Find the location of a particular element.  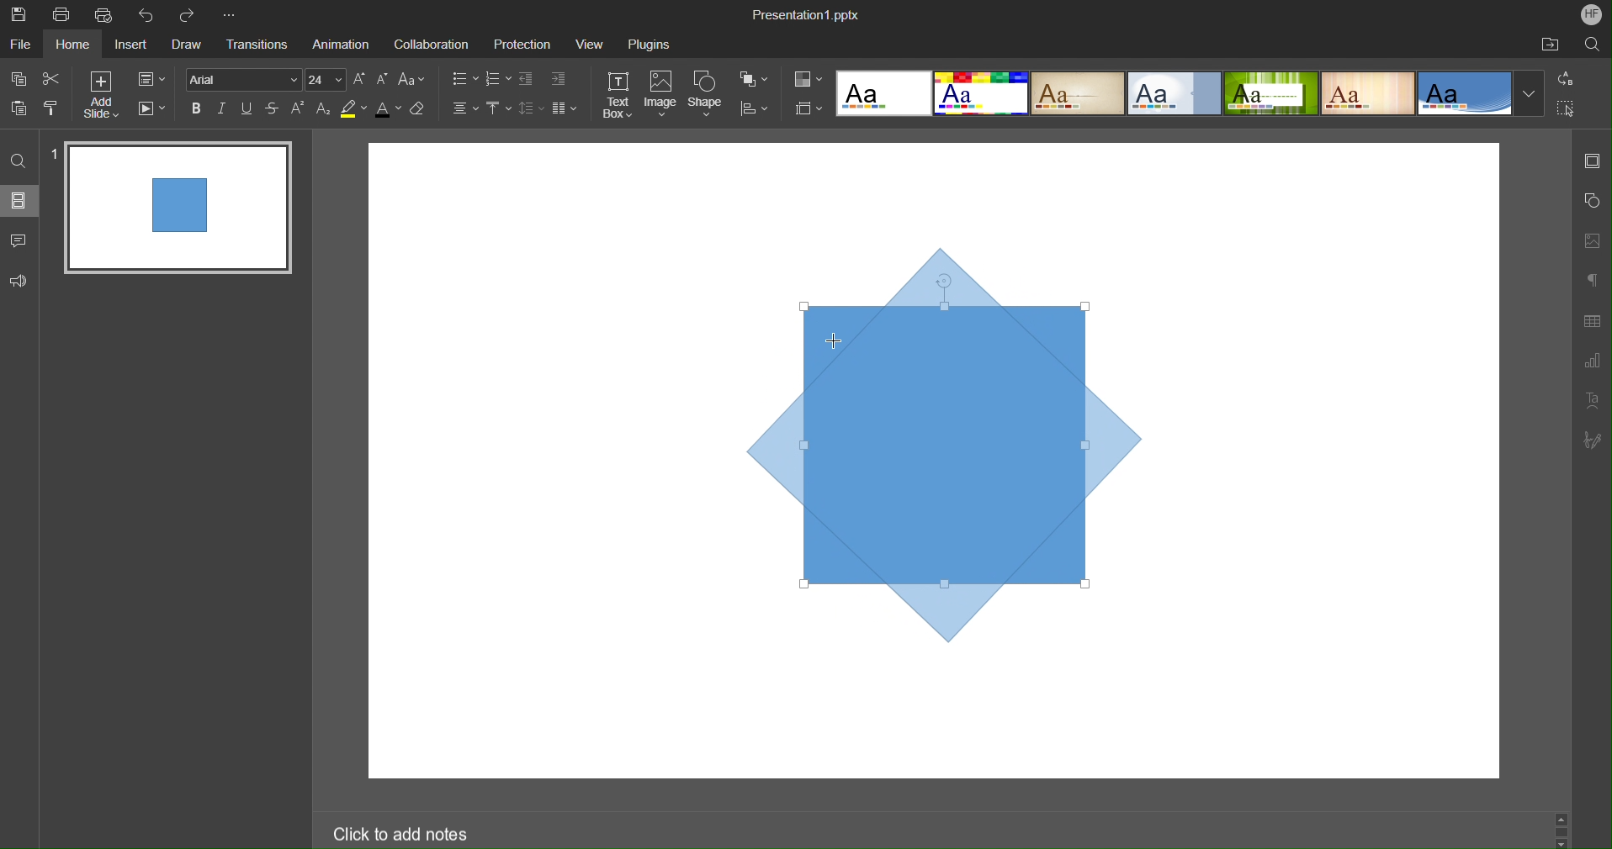

Image Settings is located at coordinates (1591, 240).